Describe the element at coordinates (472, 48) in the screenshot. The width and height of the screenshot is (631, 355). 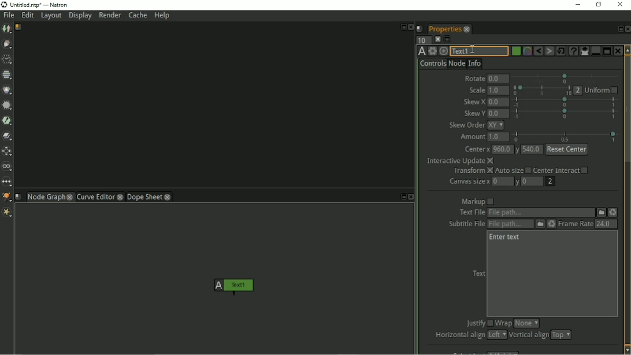
I see `cursor` at that location.